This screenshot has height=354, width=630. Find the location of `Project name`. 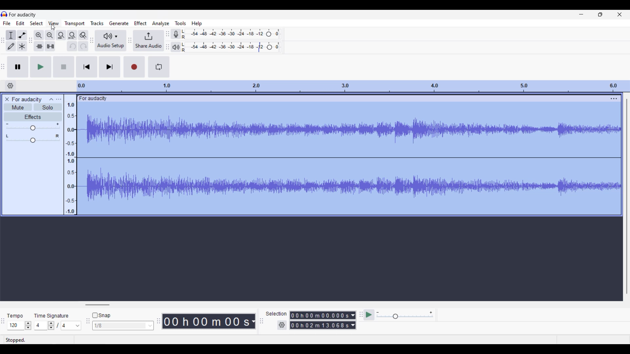

Project name is located at coordinates (99, 98).